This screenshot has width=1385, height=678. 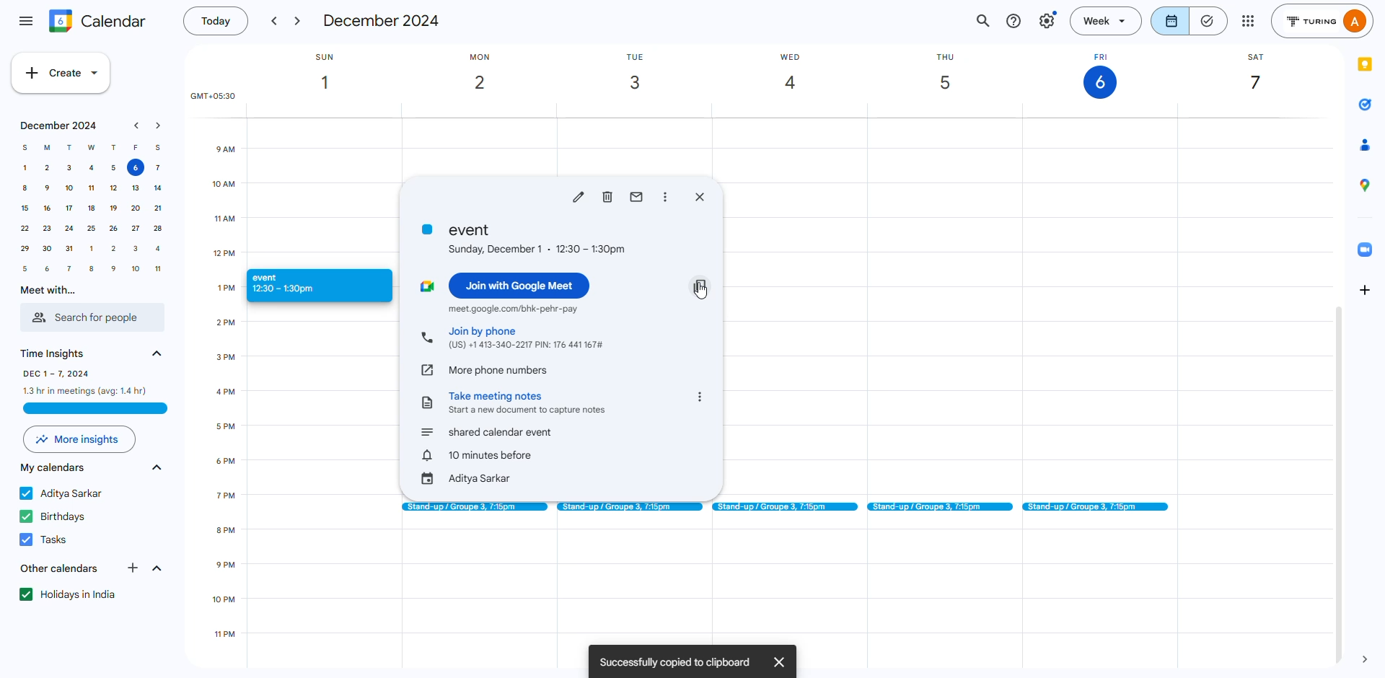 What do you see at coordinates (134, 229) in the screenshot?
I see `27` at bounding box center [134, 229].